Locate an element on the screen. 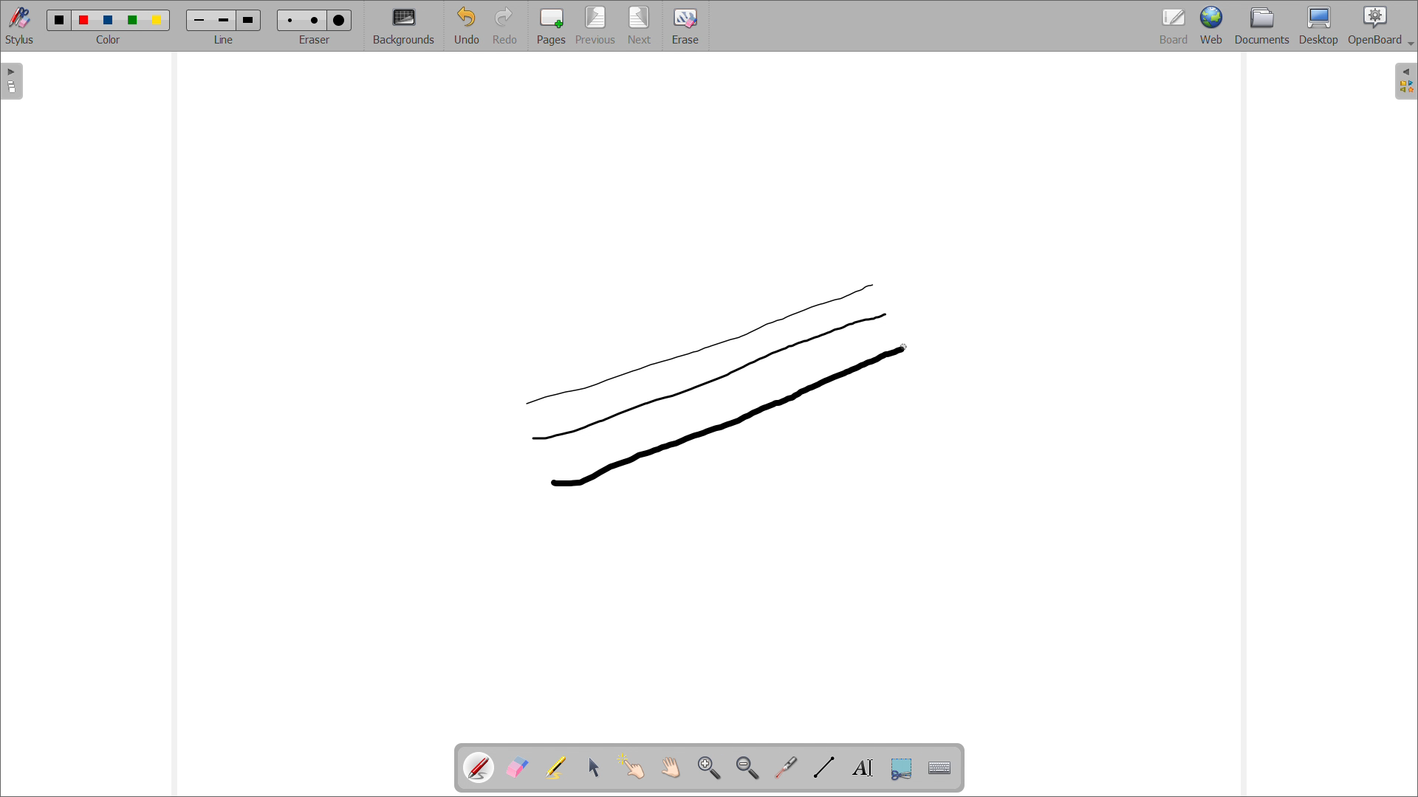 This screenshot has height=797, width=1418. backgrounds is located at coordinates (404, 25).